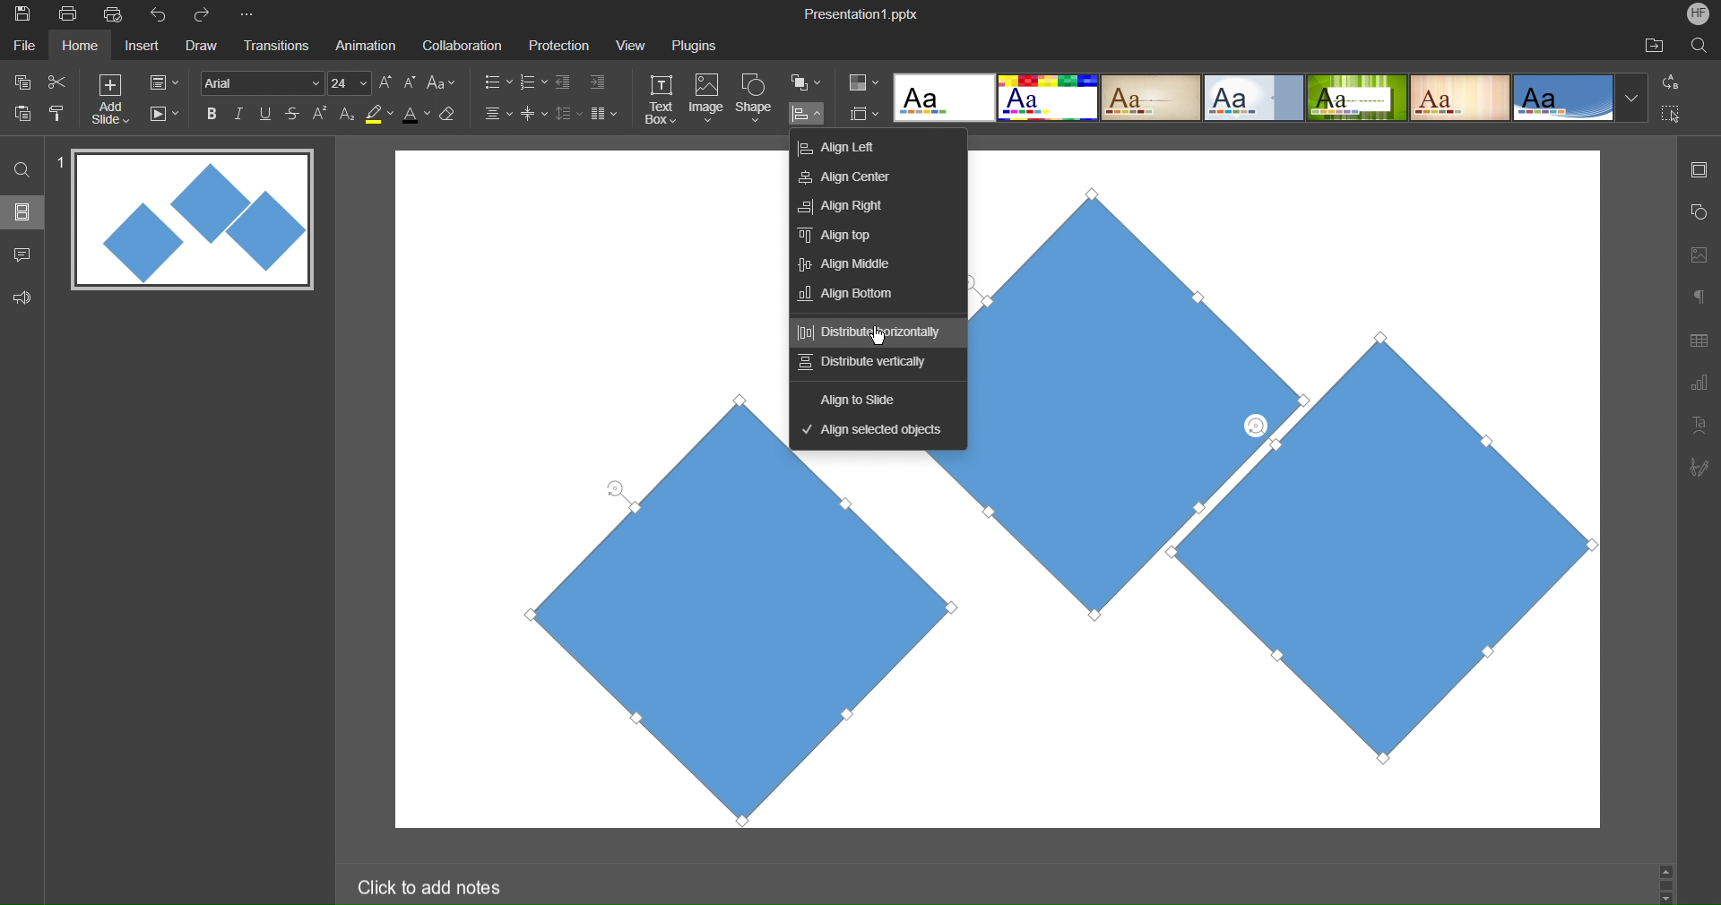  Describe the element at coordinates (1678, 116) in the screenshot. I see `select` at that location.